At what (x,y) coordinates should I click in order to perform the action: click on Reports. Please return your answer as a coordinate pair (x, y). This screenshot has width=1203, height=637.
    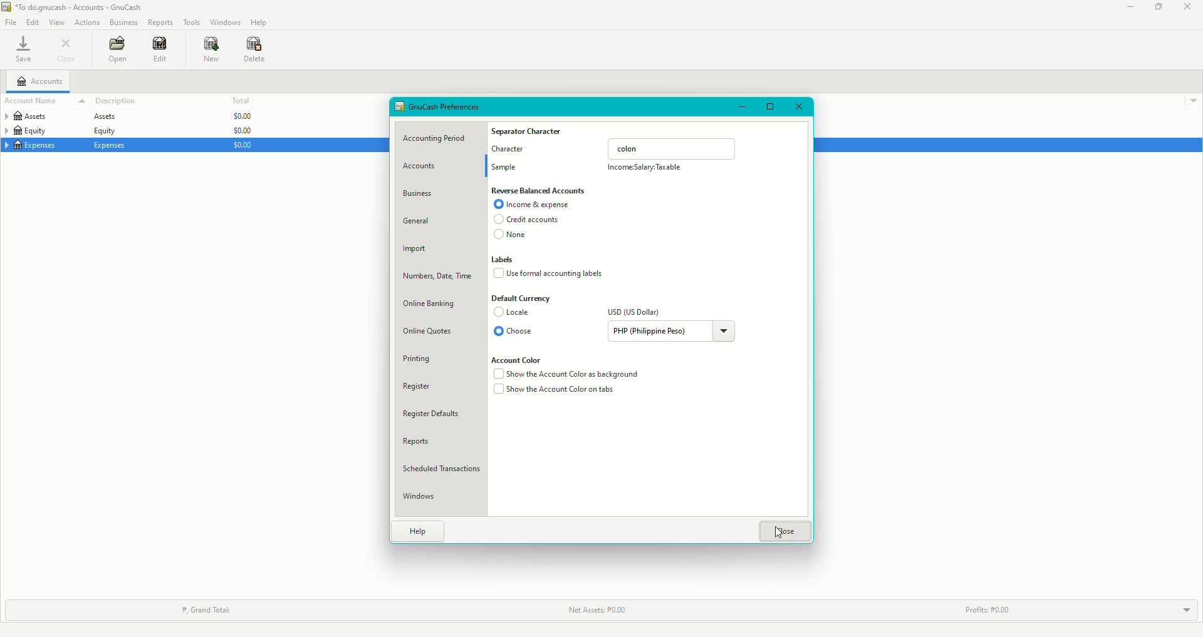
    Looking at the image, I should click on (415, 442).